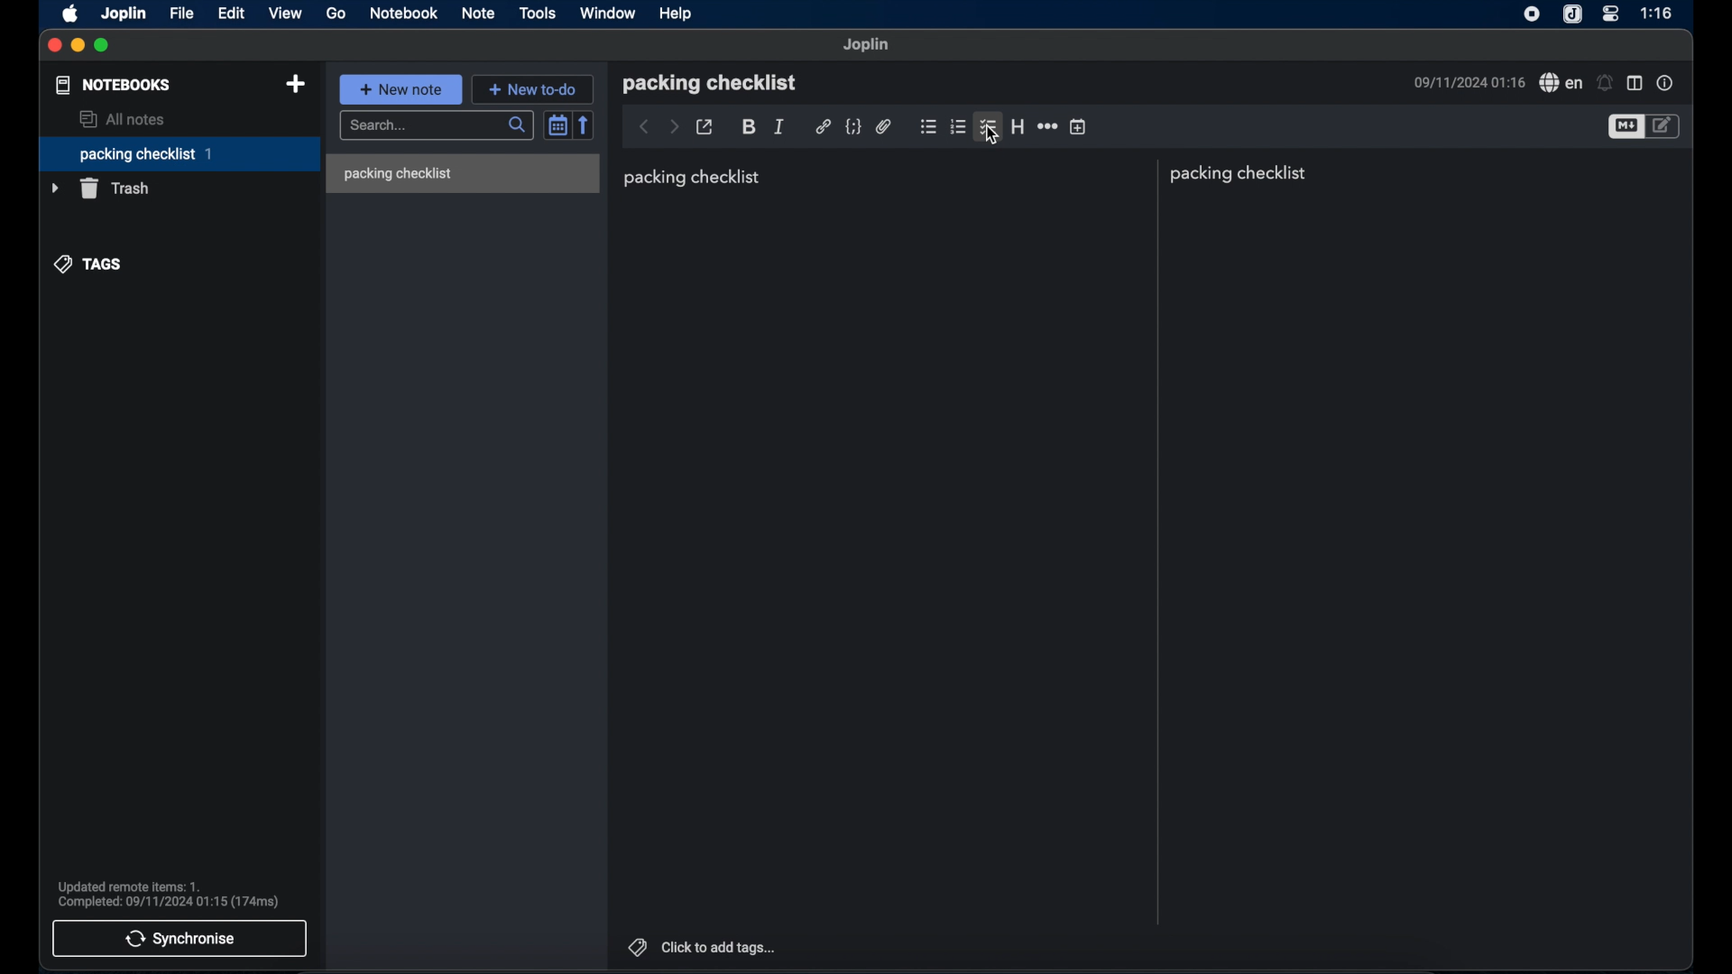 Image resolution: width=1732 pixels, height=974 pixels. I want to click on set alarm, so click(1605, 82).